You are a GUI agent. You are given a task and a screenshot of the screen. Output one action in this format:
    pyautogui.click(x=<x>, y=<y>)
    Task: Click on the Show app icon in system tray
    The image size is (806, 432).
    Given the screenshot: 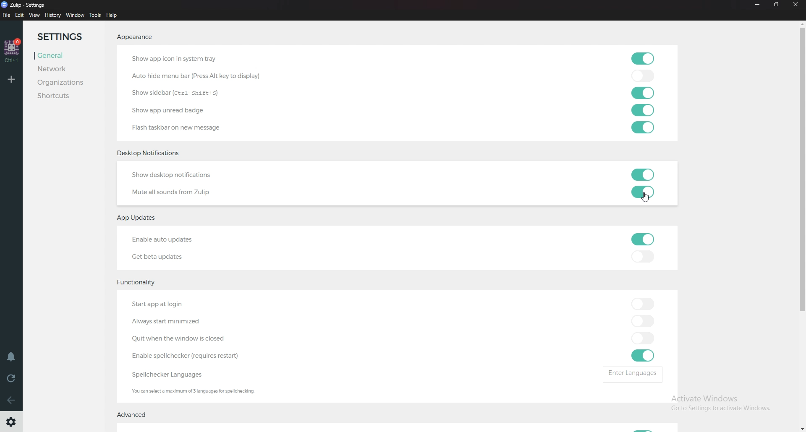 What is the action you would take?
    pyautogui.click(x=195, y=57)
    